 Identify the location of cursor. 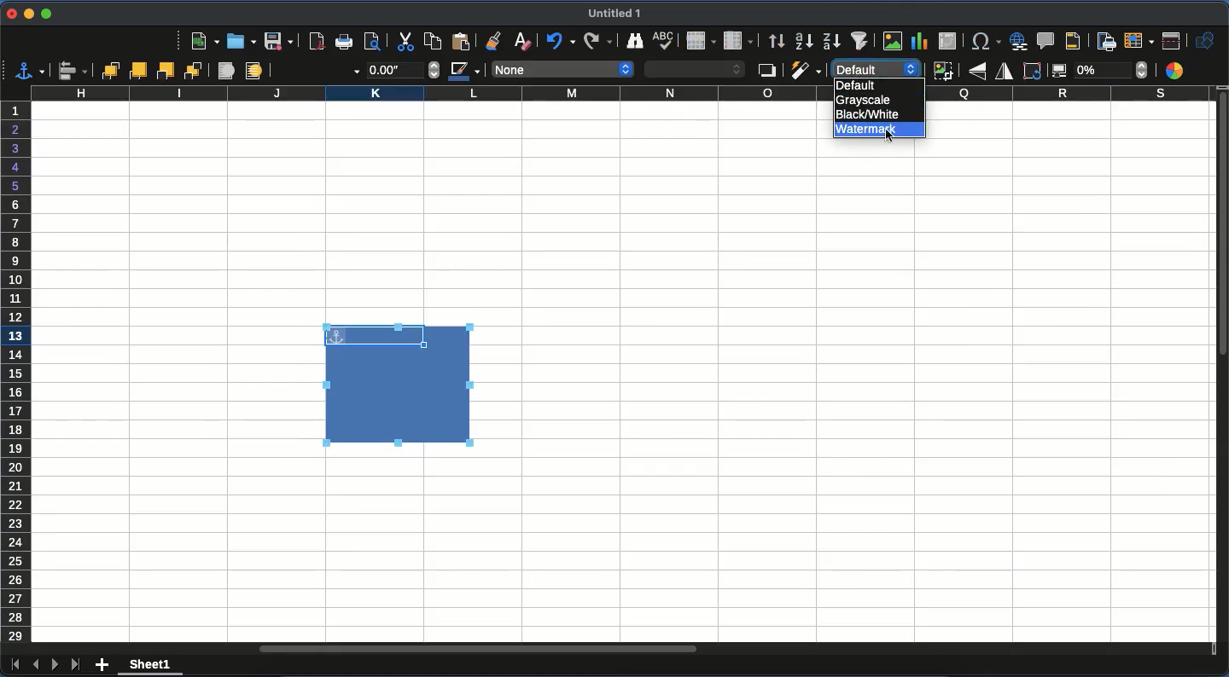
(891, 140).